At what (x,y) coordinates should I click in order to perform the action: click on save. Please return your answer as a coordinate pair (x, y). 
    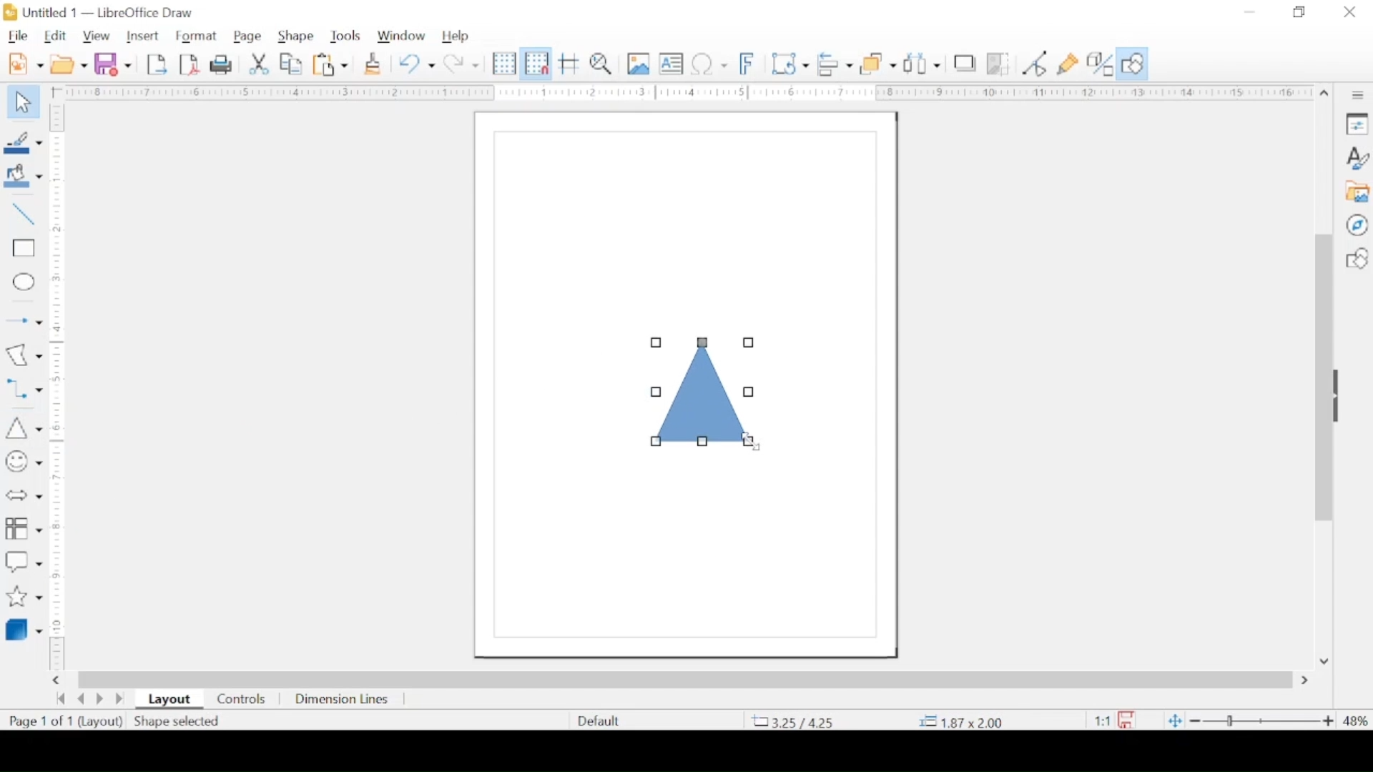
    Looking at the image, I should click on (114, 63).